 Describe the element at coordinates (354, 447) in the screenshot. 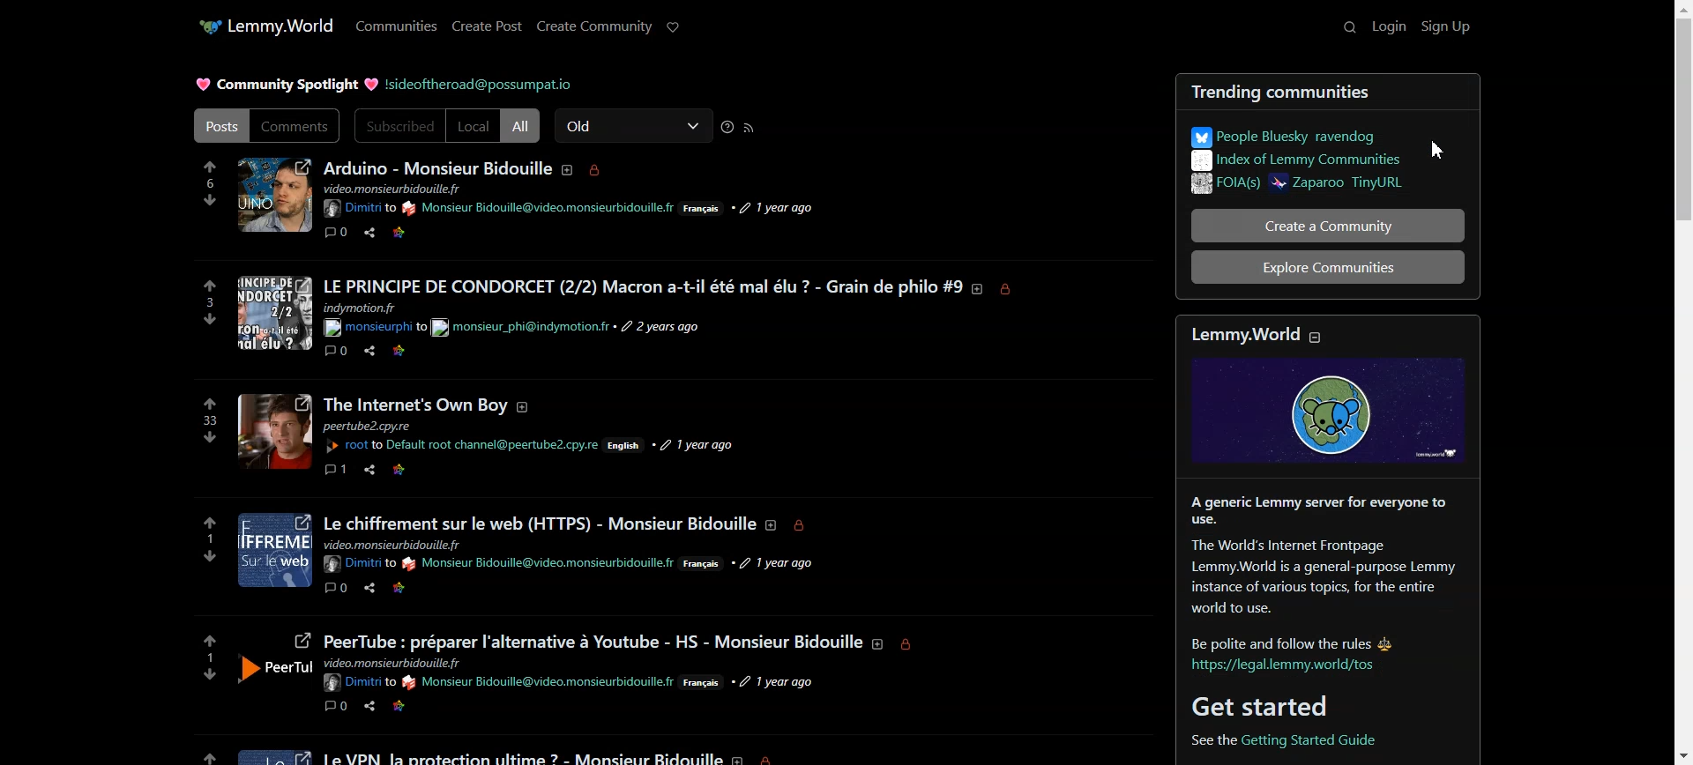

I see `hyperlink` at that location.